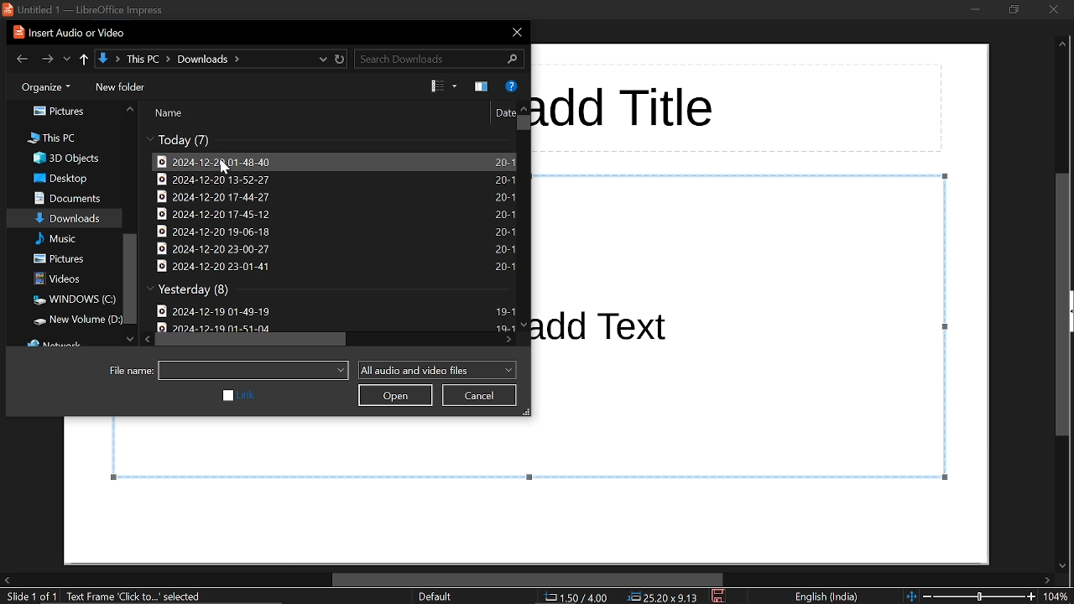  I want to click on open, so click(396, 396).